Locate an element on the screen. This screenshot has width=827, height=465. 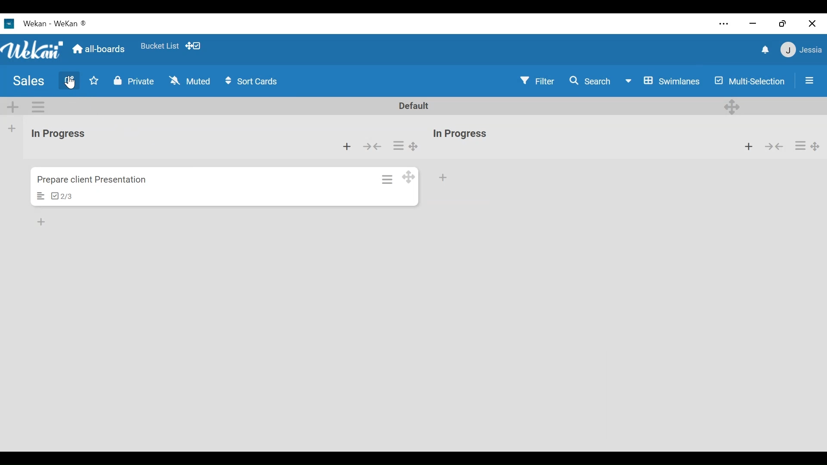
list actions is located at coordinates (801, 146).